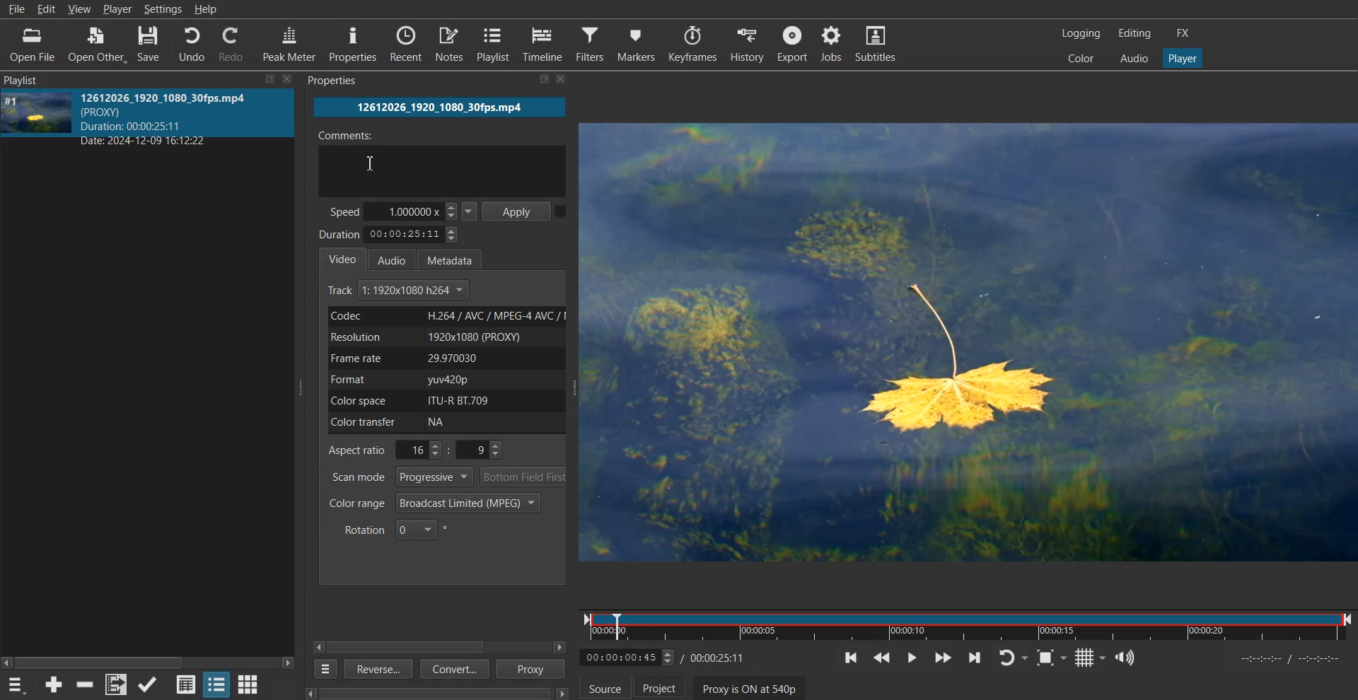  Describe the element at coordinates (319, 646) in the screenshot. I see `Scroll Left` at that location.